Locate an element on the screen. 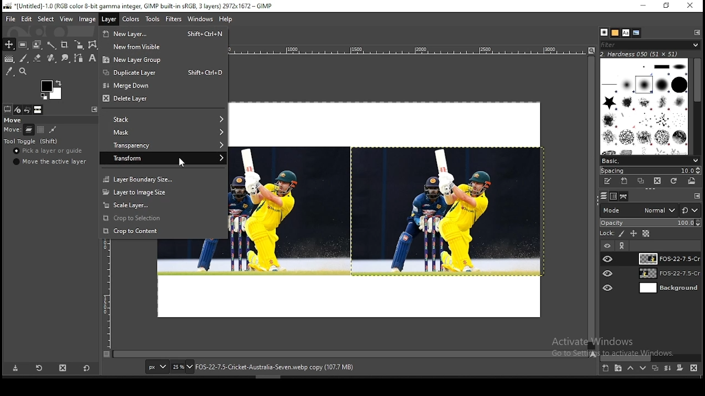 The height and width of the screenshot is (396, 705). foreground select tool is located at coordinates (37, 43).